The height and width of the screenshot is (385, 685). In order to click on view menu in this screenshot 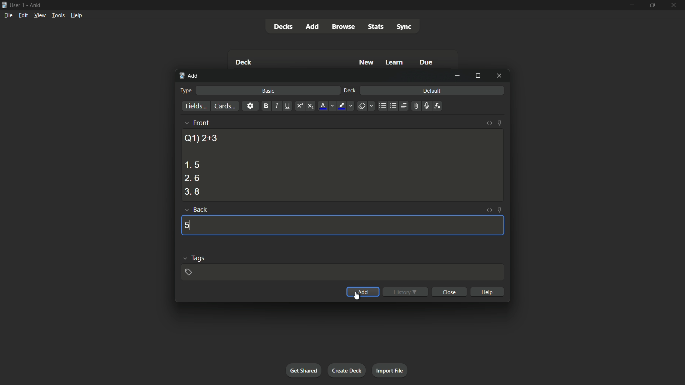, I will do `click(39, 15)`.